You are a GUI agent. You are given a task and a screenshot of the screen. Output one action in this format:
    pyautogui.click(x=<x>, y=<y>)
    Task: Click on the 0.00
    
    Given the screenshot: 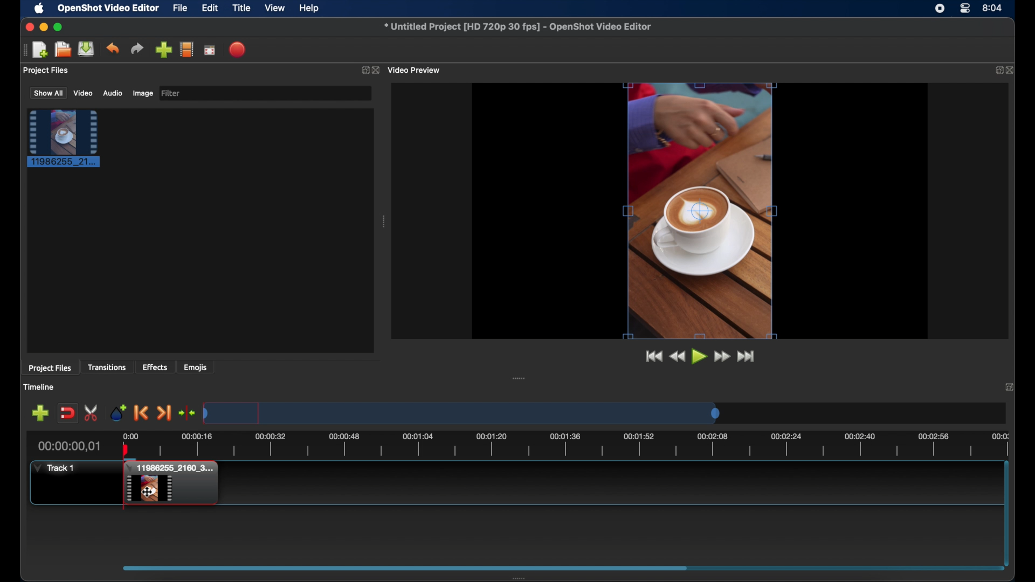 What is the action you would take?
    pyautogui.click(x=131, y=435)
    